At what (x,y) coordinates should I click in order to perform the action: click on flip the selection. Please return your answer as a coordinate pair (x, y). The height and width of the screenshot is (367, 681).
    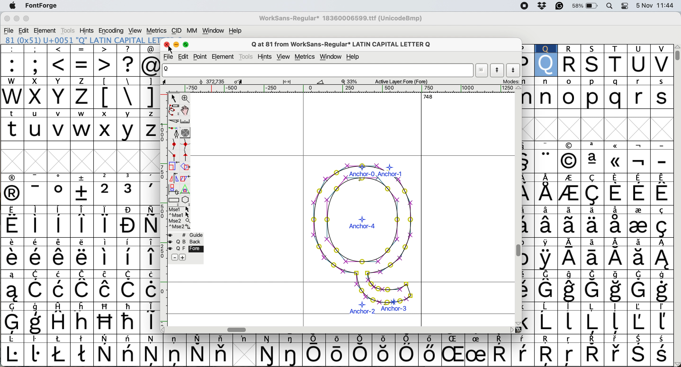
    Looking at the image, I should click on (173, 178).